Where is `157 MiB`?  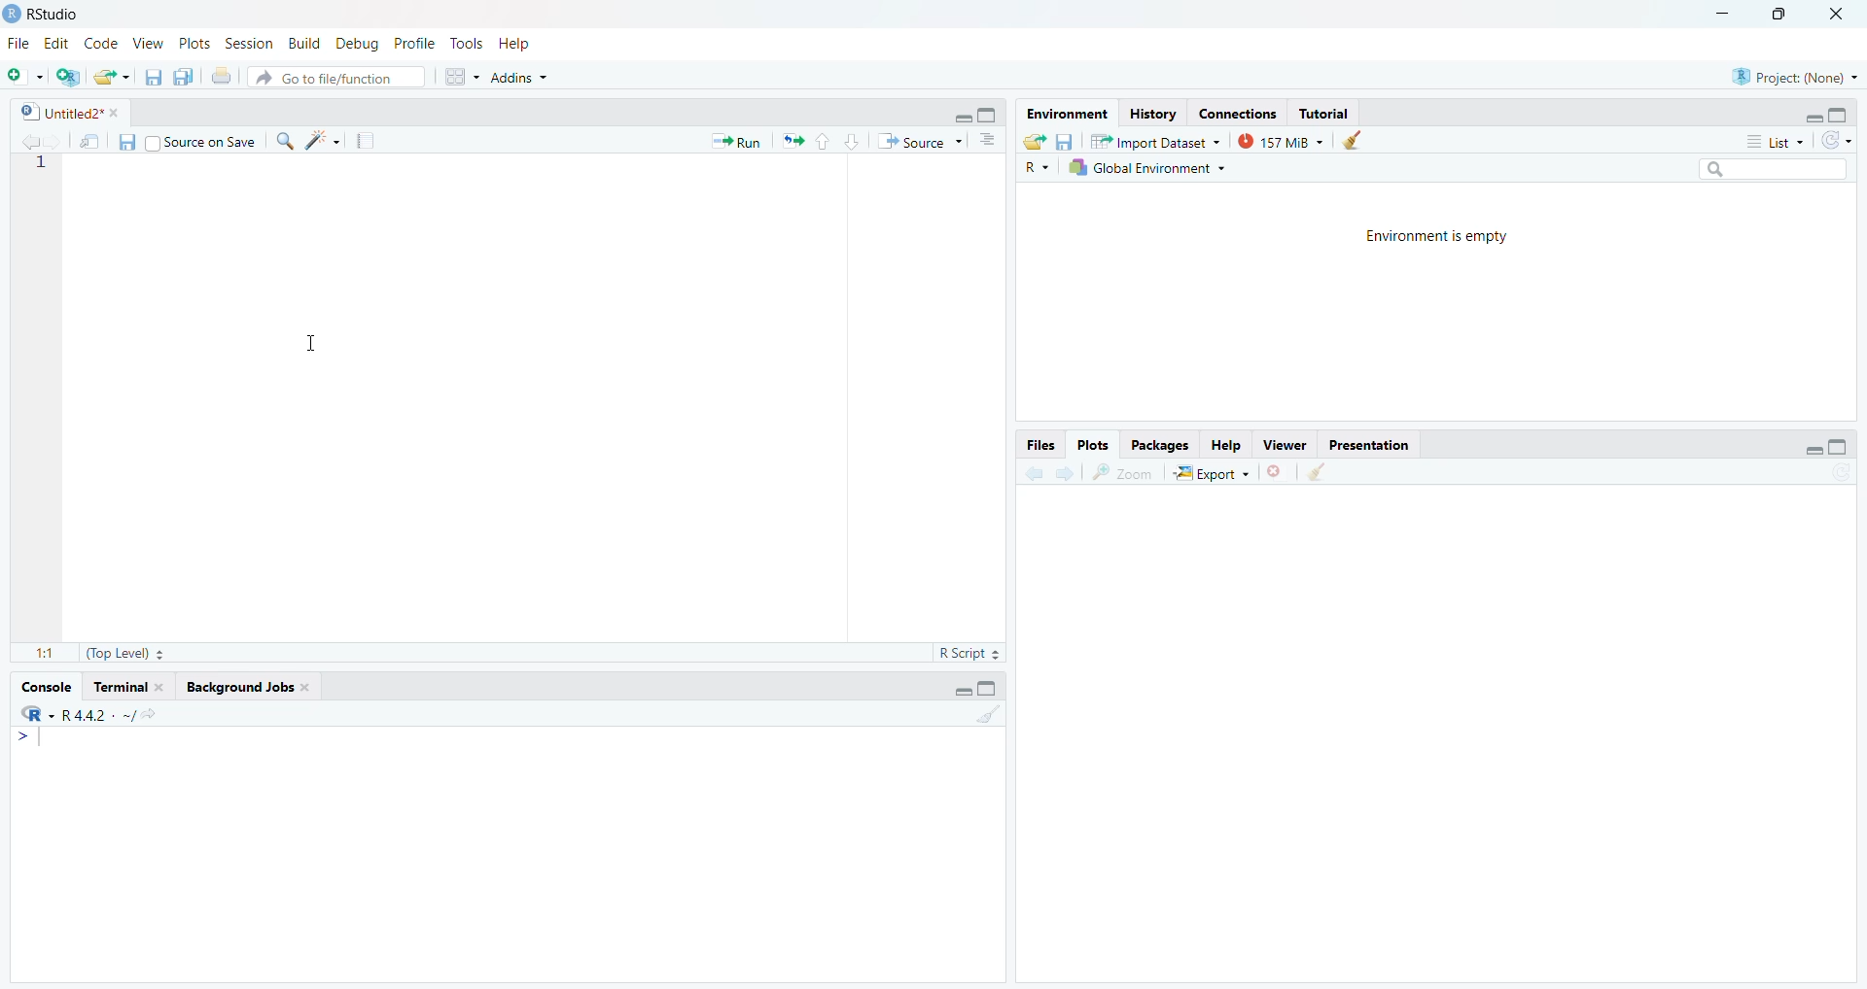
157 MiB is located at coordinates (1279, 141).